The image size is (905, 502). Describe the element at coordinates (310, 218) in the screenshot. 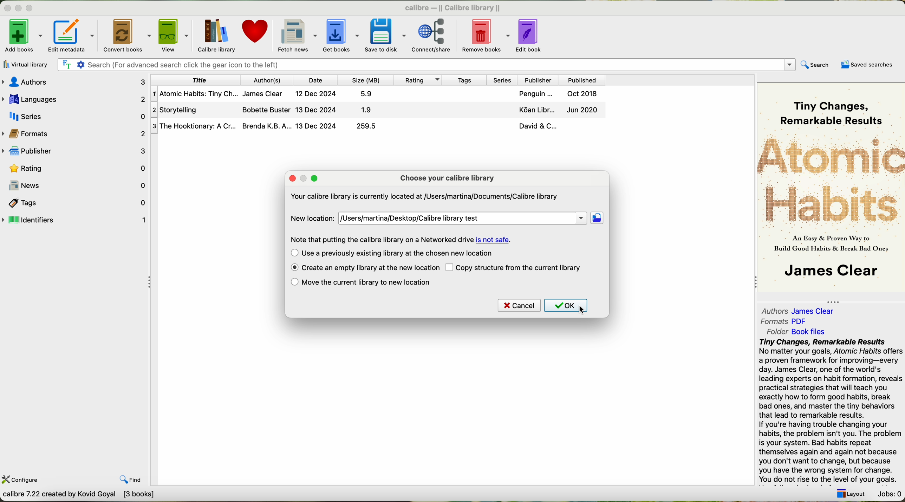

I see `new location` at that location.